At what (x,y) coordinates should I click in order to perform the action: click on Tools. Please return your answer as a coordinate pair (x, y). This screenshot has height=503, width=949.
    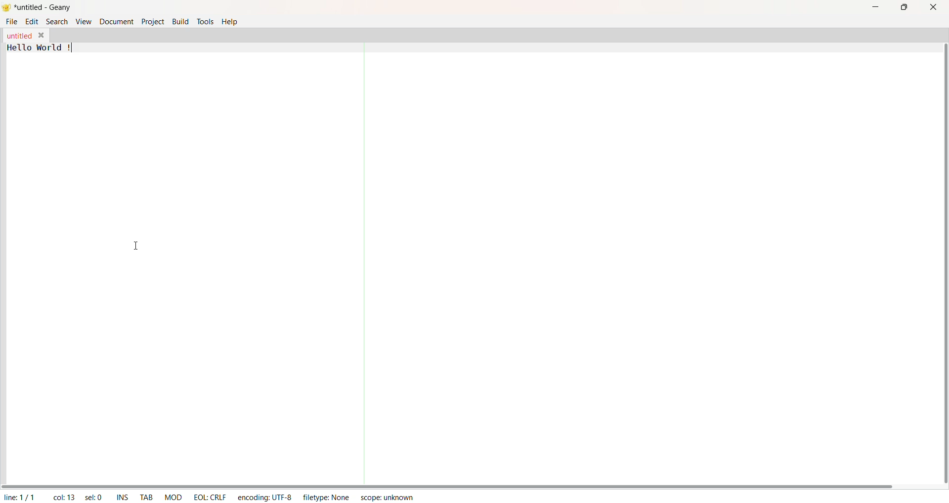
    Looking at the image, I should click on (205, 21).